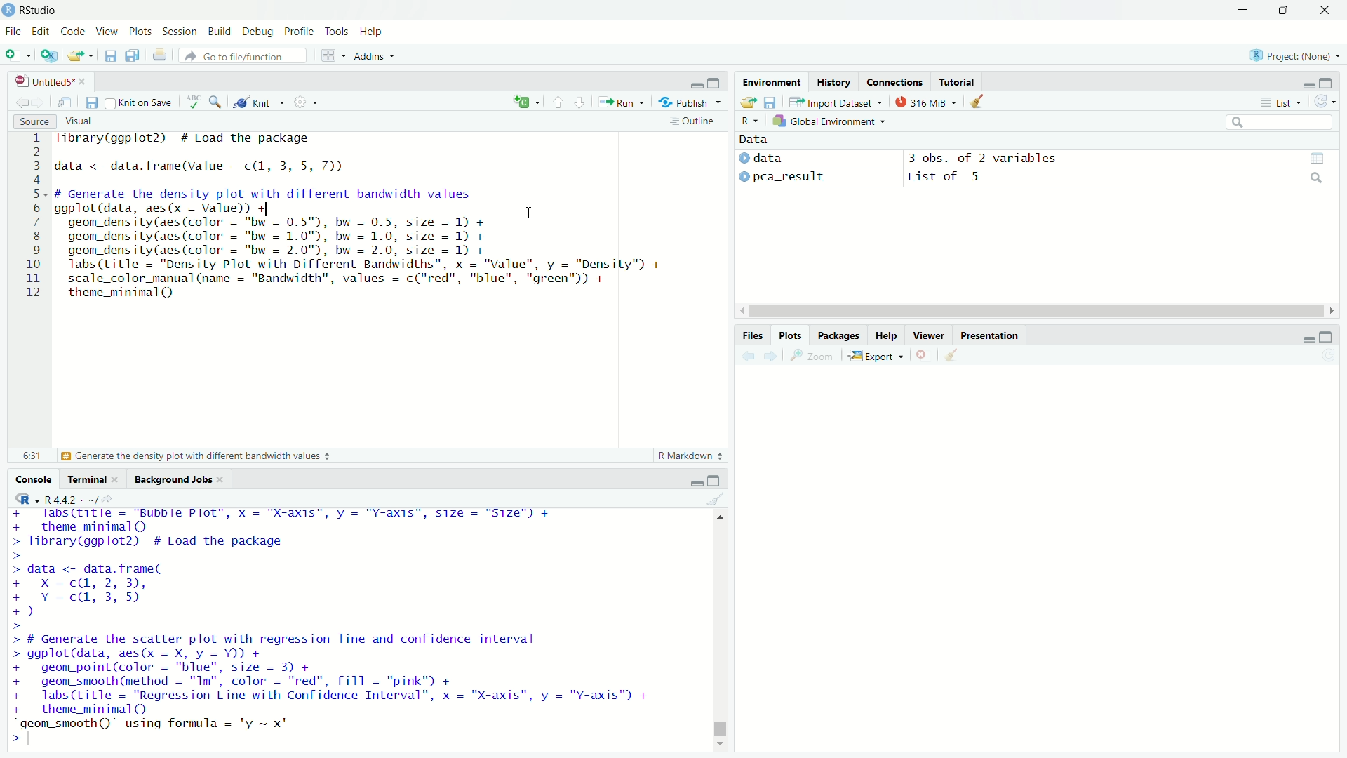 The height and width of the screenshot is (758, 1347). What do you see at coordinates (1329, 356) in the screenshot?
I see `Refresh current plot` at bounding box center [1329, 356].